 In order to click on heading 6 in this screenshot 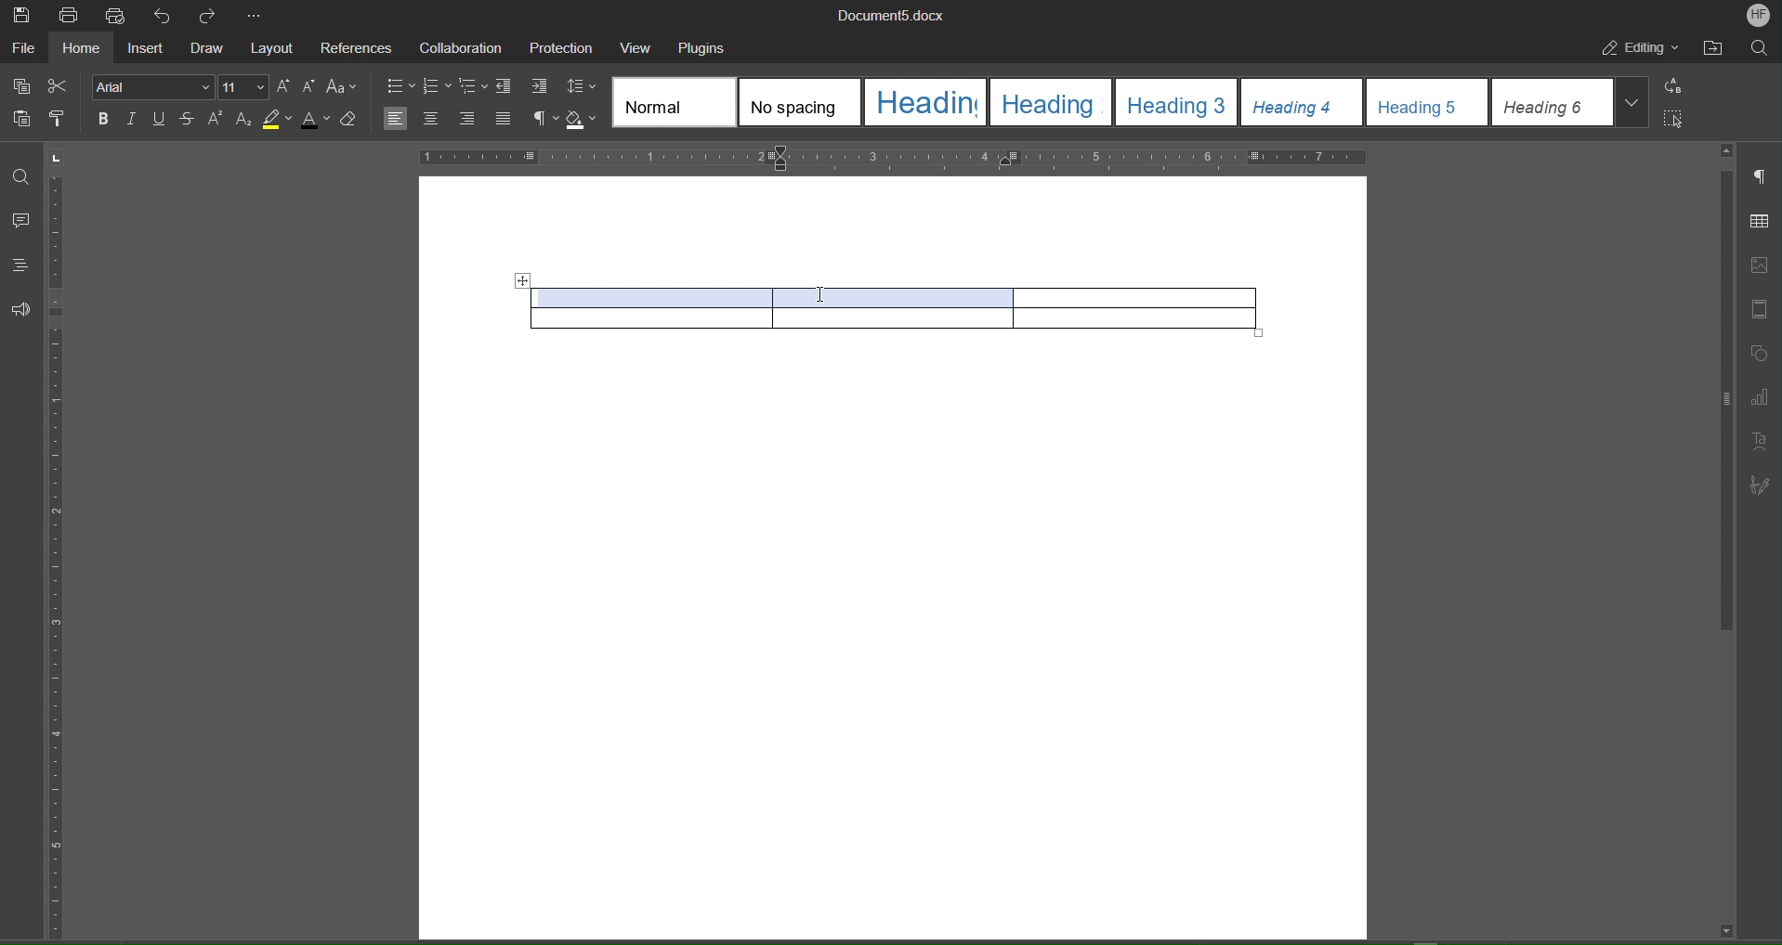, I will do `click(1553, 102)`.